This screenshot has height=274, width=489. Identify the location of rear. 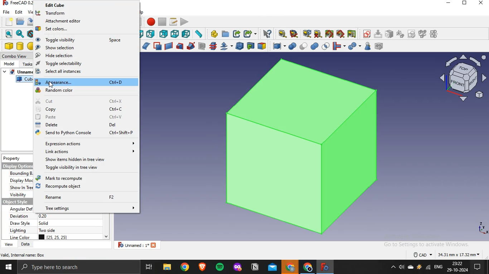
(164, 33).